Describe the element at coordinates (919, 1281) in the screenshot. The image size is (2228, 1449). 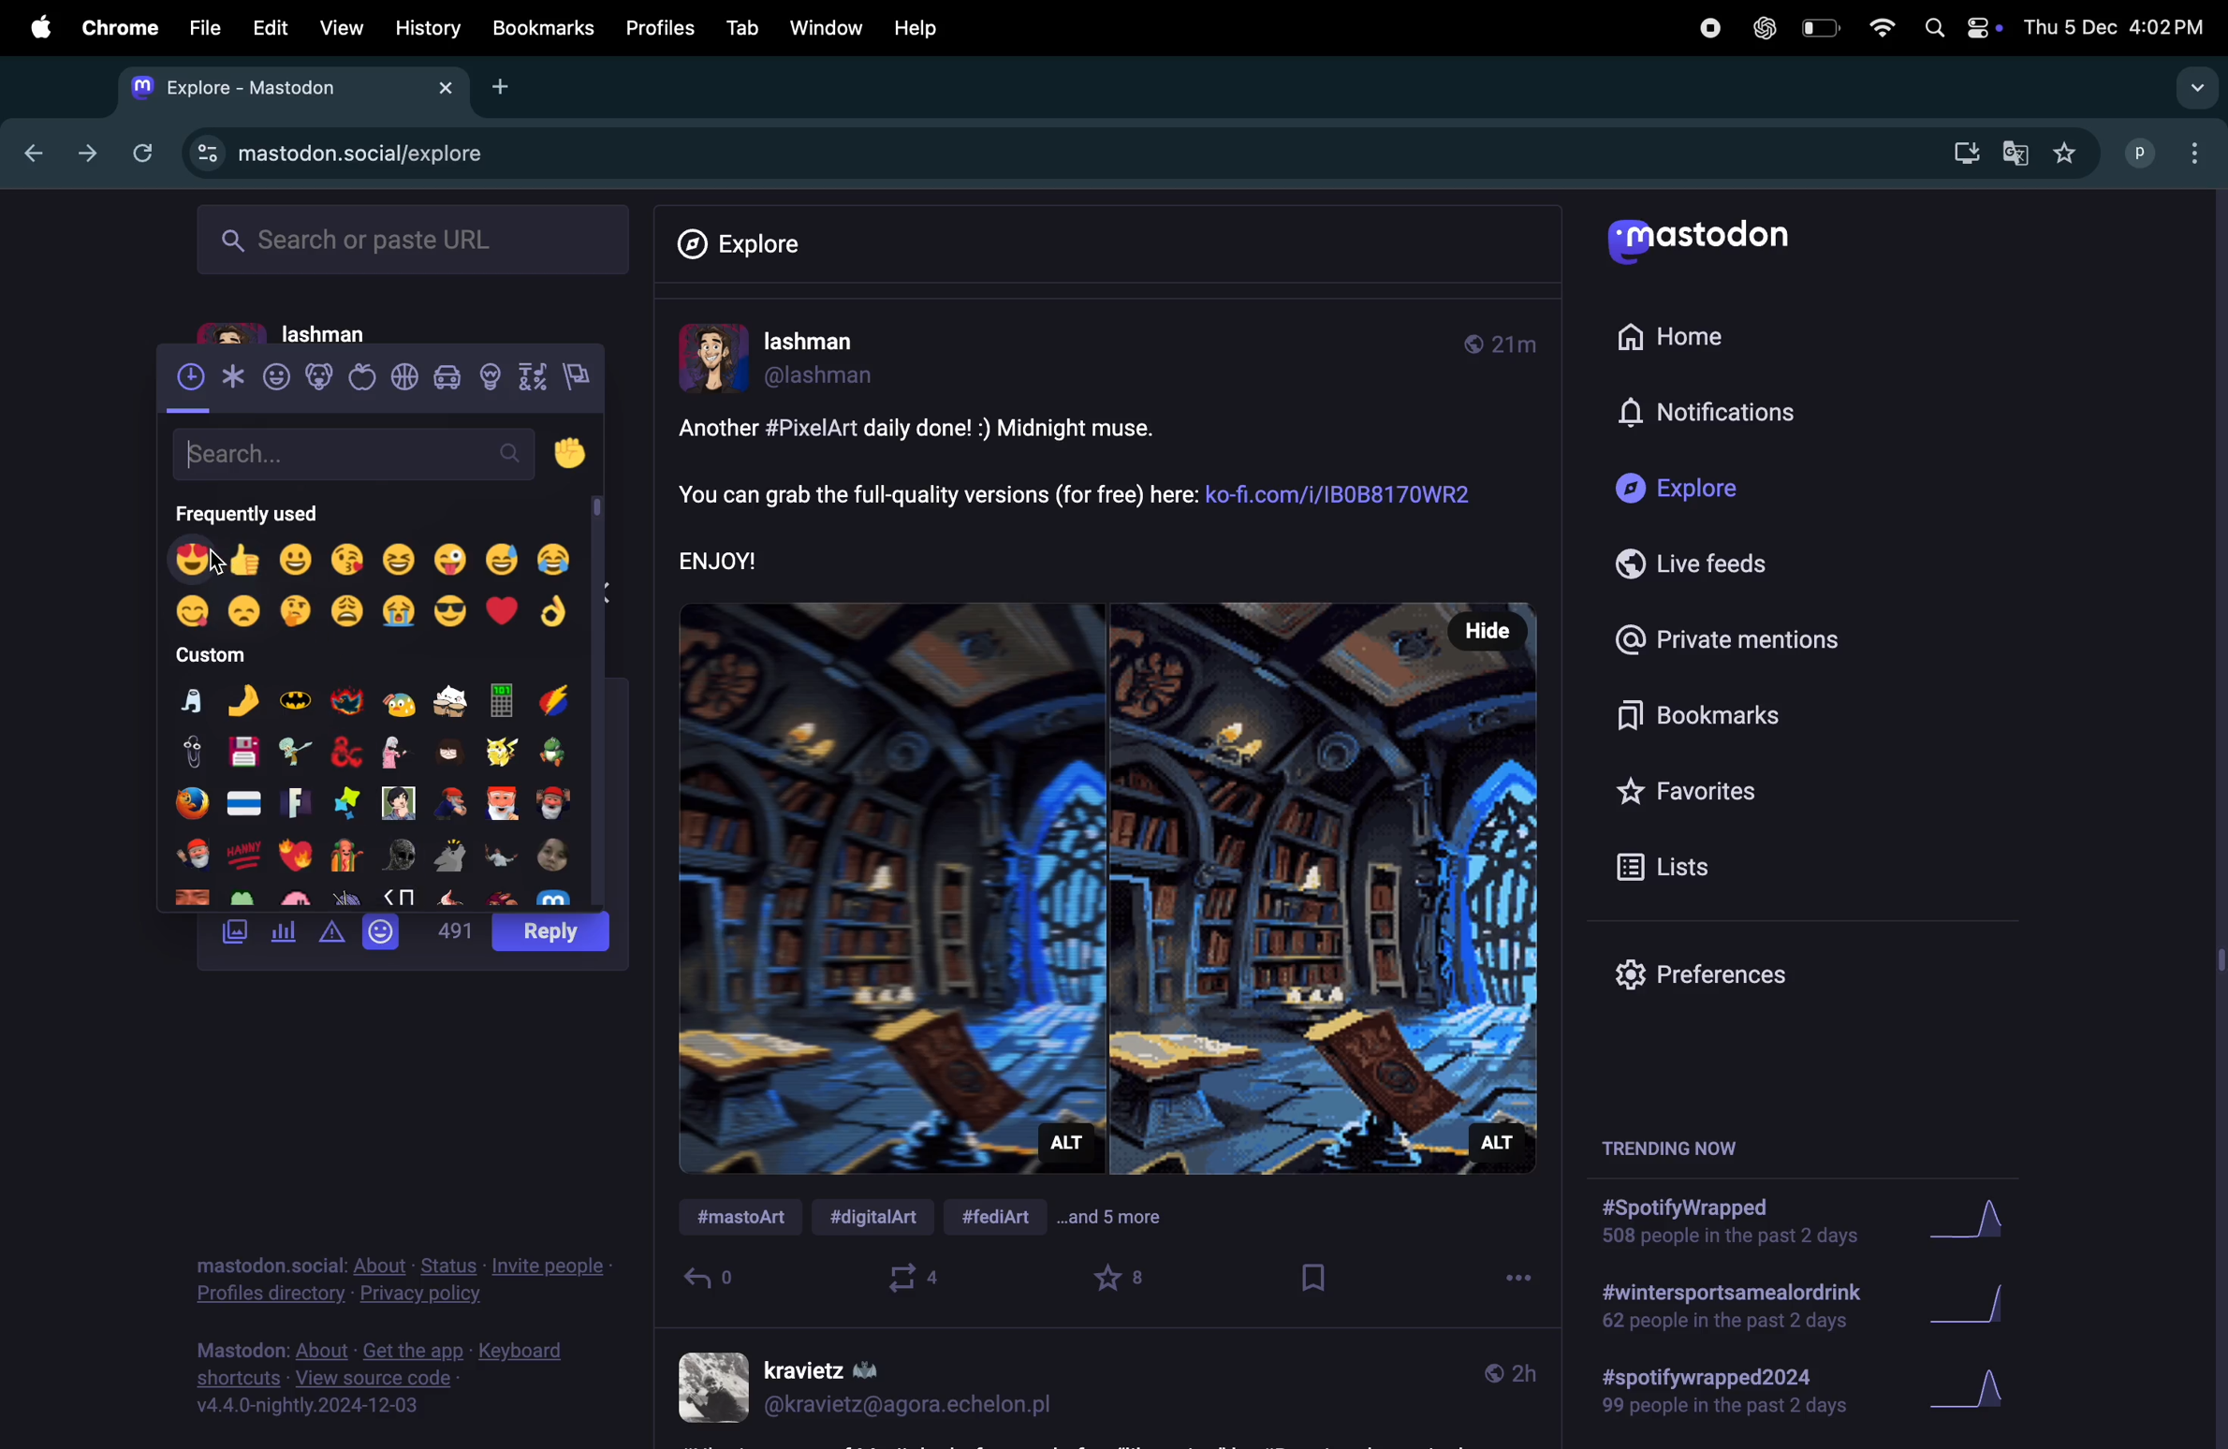
I see `boost` at that location.